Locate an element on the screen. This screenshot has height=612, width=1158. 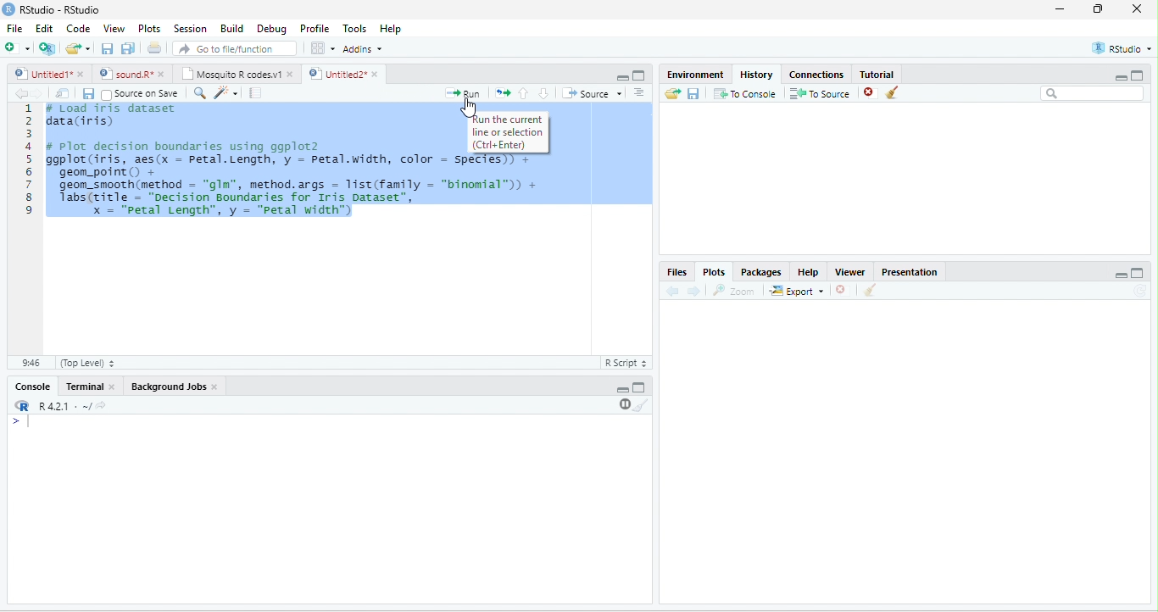
R.4.2.1 .~/ is located at coordinates (60, 407).